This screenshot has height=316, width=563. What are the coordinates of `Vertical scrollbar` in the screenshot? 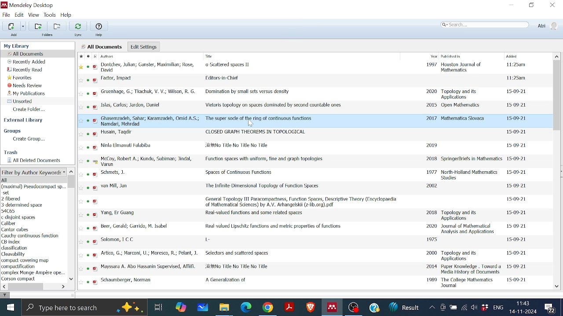 It's located at (557, 96).